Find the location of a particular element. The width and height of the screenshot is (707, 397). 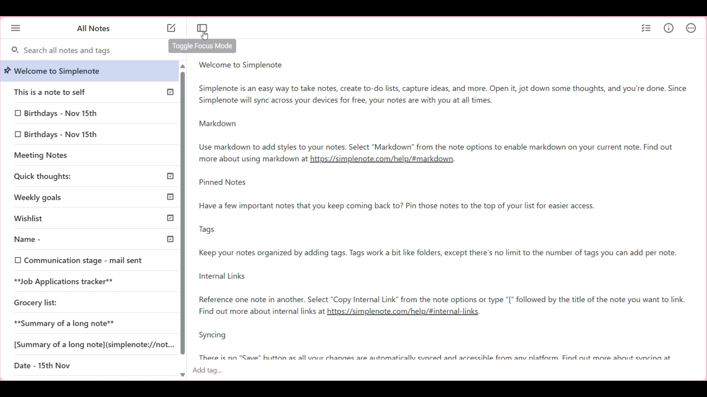

[Summary of a long note](simplenote://not is located at coordinates (94, 343).